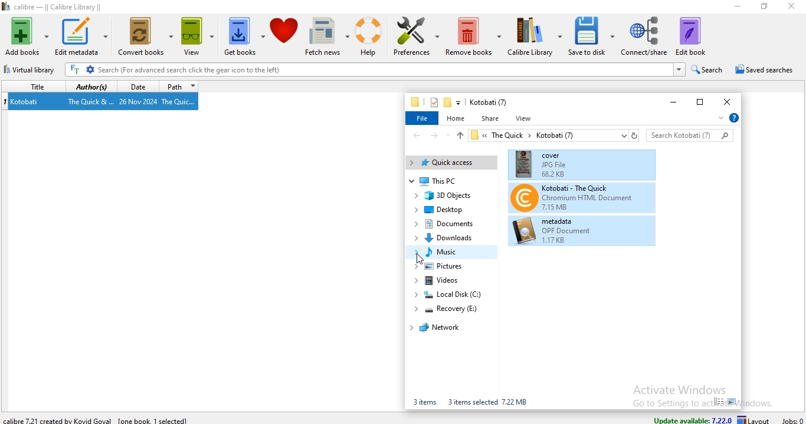 This screenshot has height=424, width=806. What do you see at coordinates (368, 36) in the screenshot?
I see `help` at bounding box center [368, 36].